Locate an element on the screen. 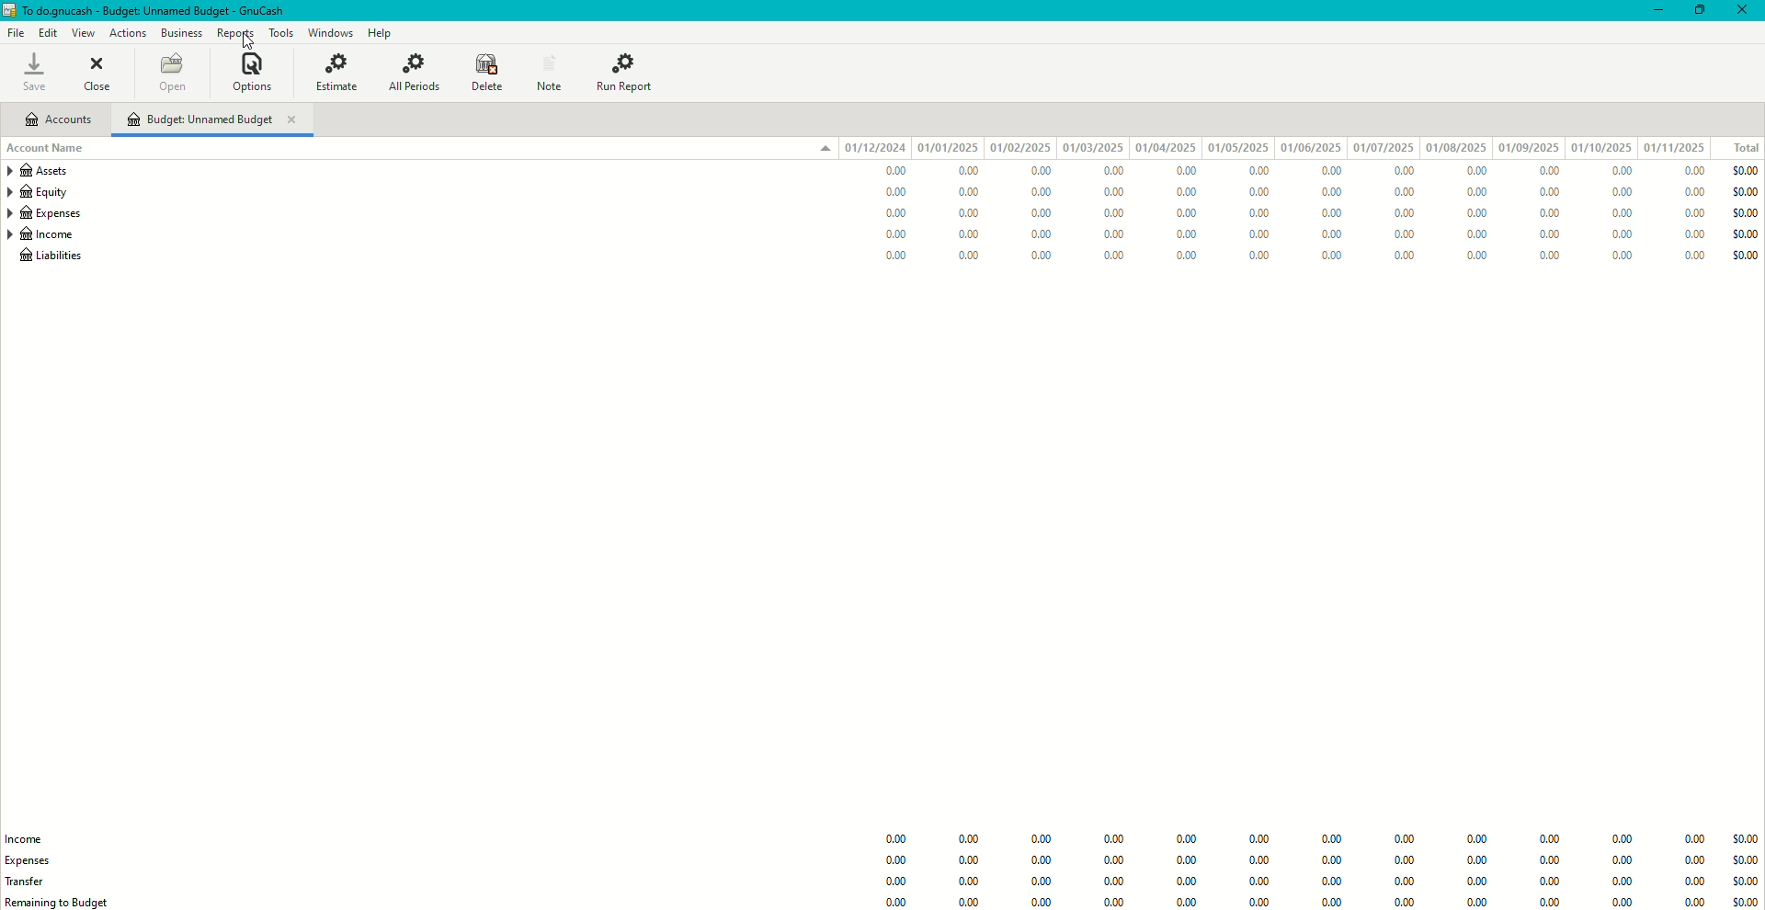 Image resolution: width=1765 pixels, height=910 pixels. 0.00 is located at coordinates (1110, 214).